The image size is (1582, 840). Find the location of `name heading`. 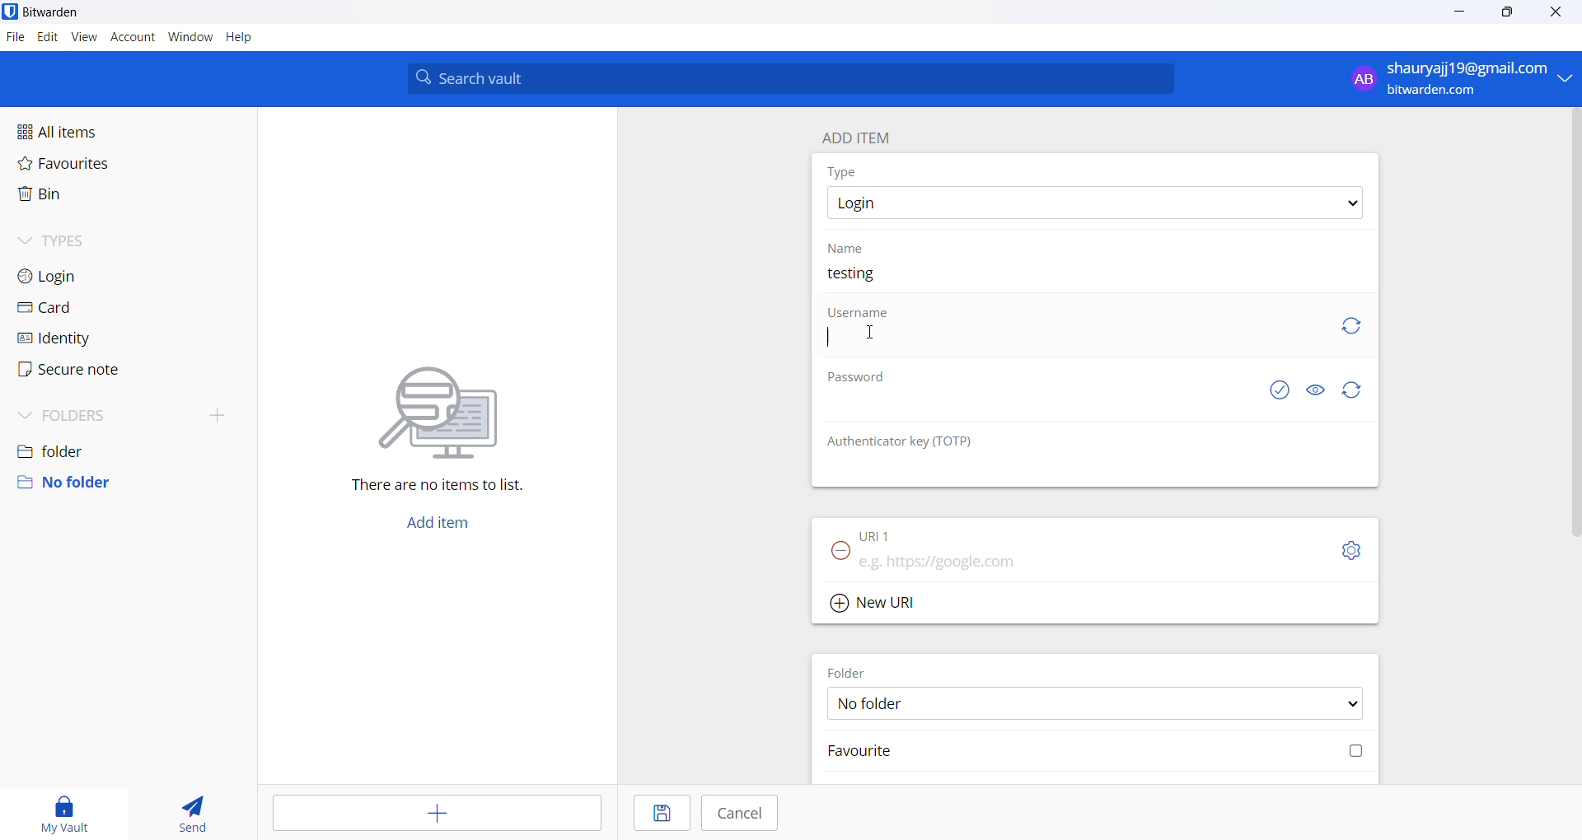

name heading is located at coordinates (852, 248).